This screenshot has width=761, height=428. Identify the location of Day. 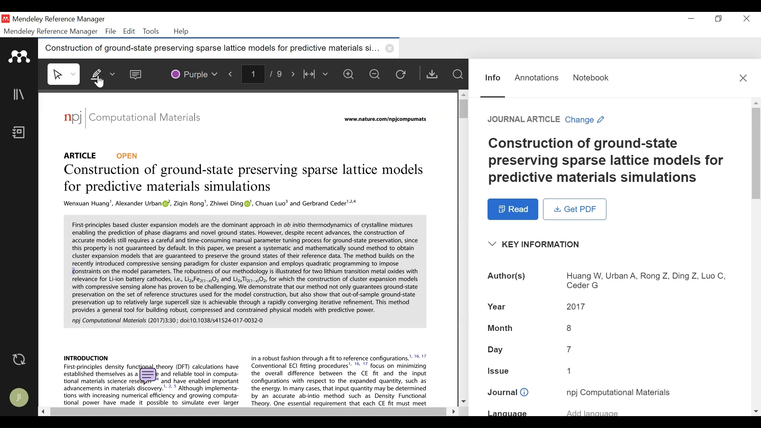
(570, 349).